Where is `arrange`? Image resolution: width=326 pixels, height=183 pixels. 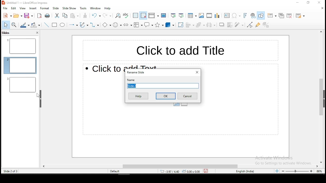 arrange is located at coordinates (201, 25).